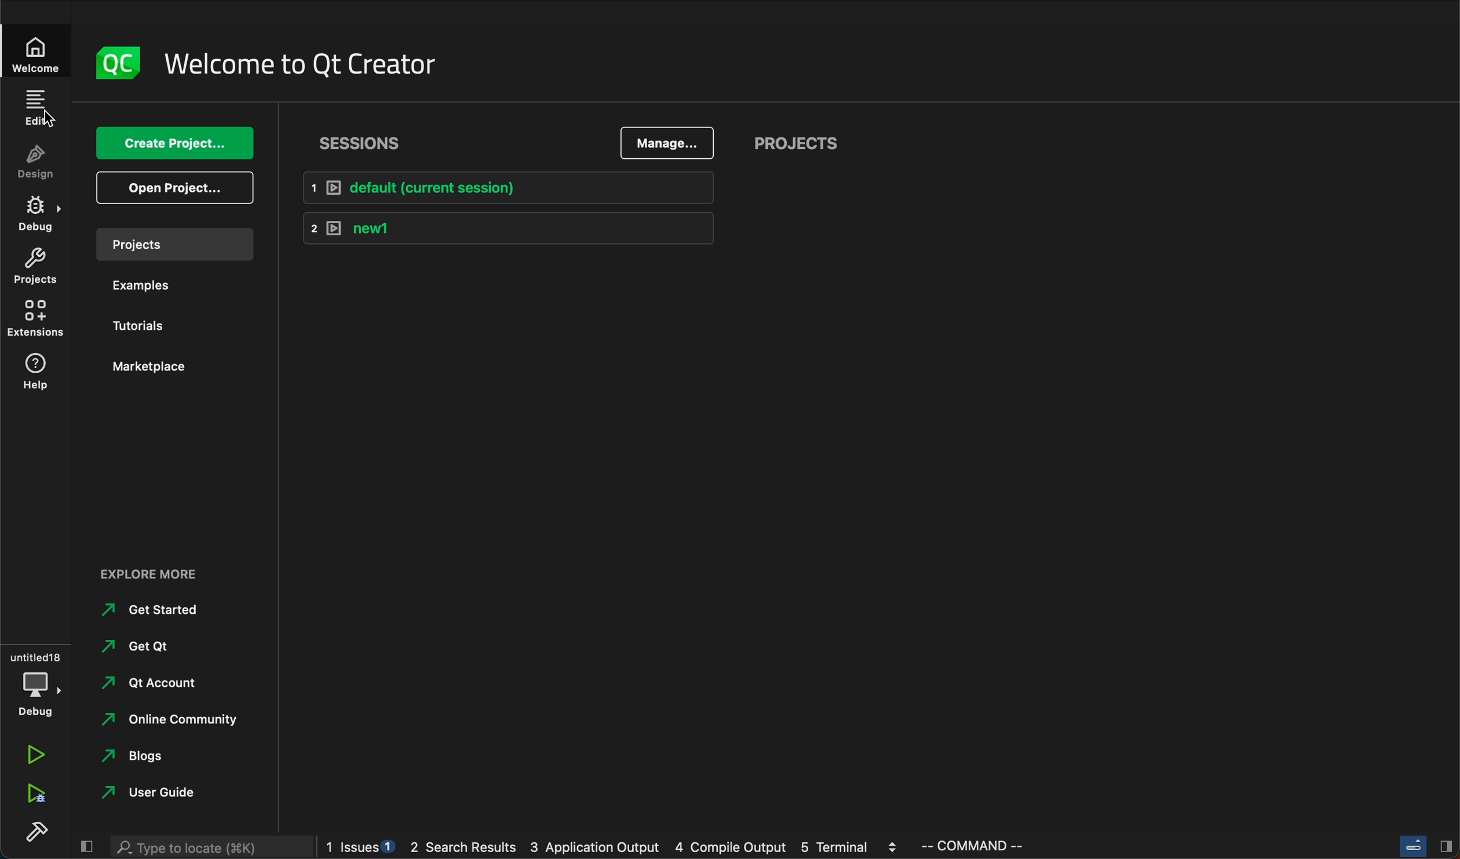 Image resolution: width=1460 pixels, height=859 pixels. Describe the element at coordinates (34, 267) in the screenshot. I see `projects` at that location.